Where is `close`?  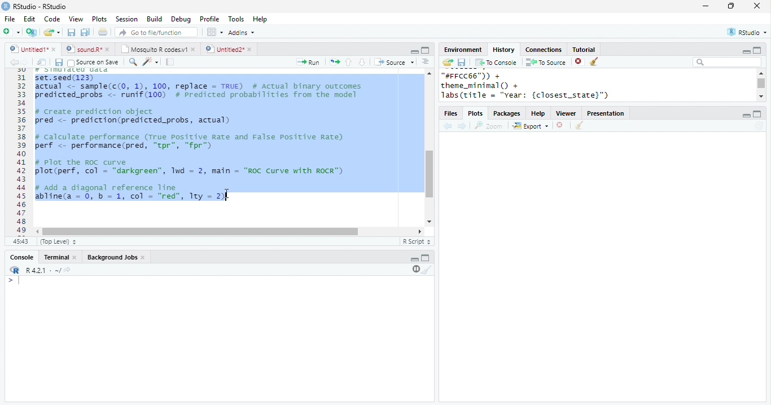
close is located at coordinates (55, 49).